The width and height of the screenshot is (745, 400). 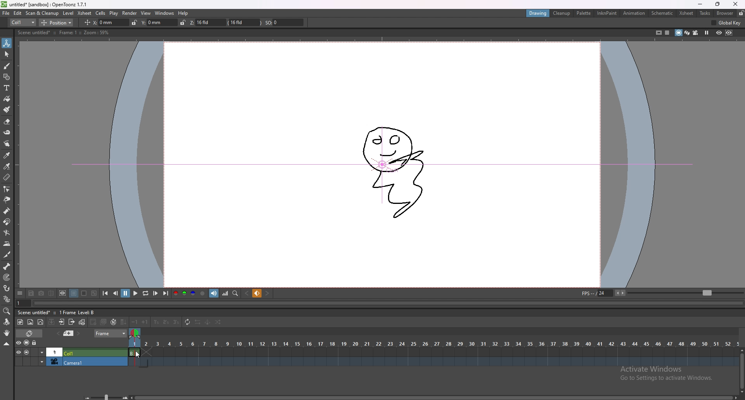 What do you see at coordinates (7, 232) in the screenshot?
I see `bender` at bounding box center [7, 232].